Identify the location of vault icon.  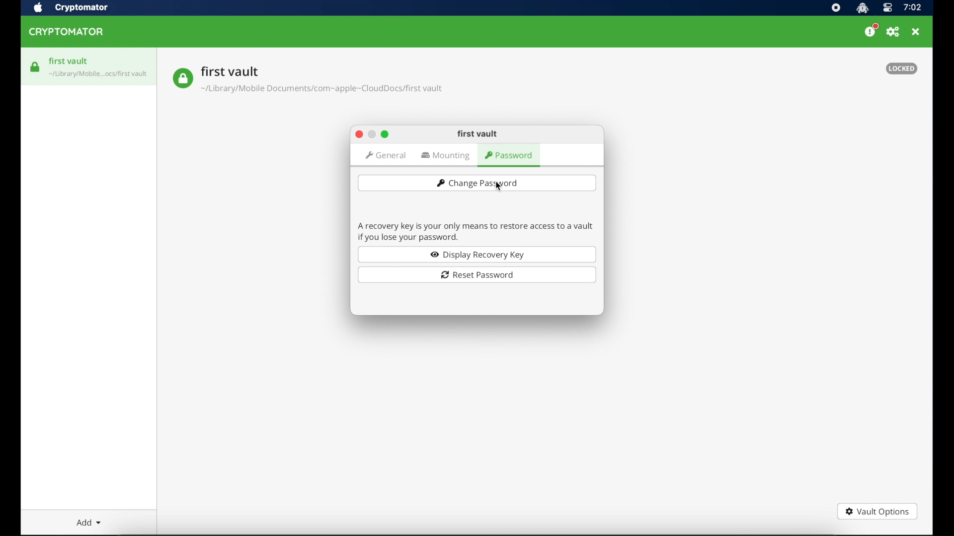
(182, 78).